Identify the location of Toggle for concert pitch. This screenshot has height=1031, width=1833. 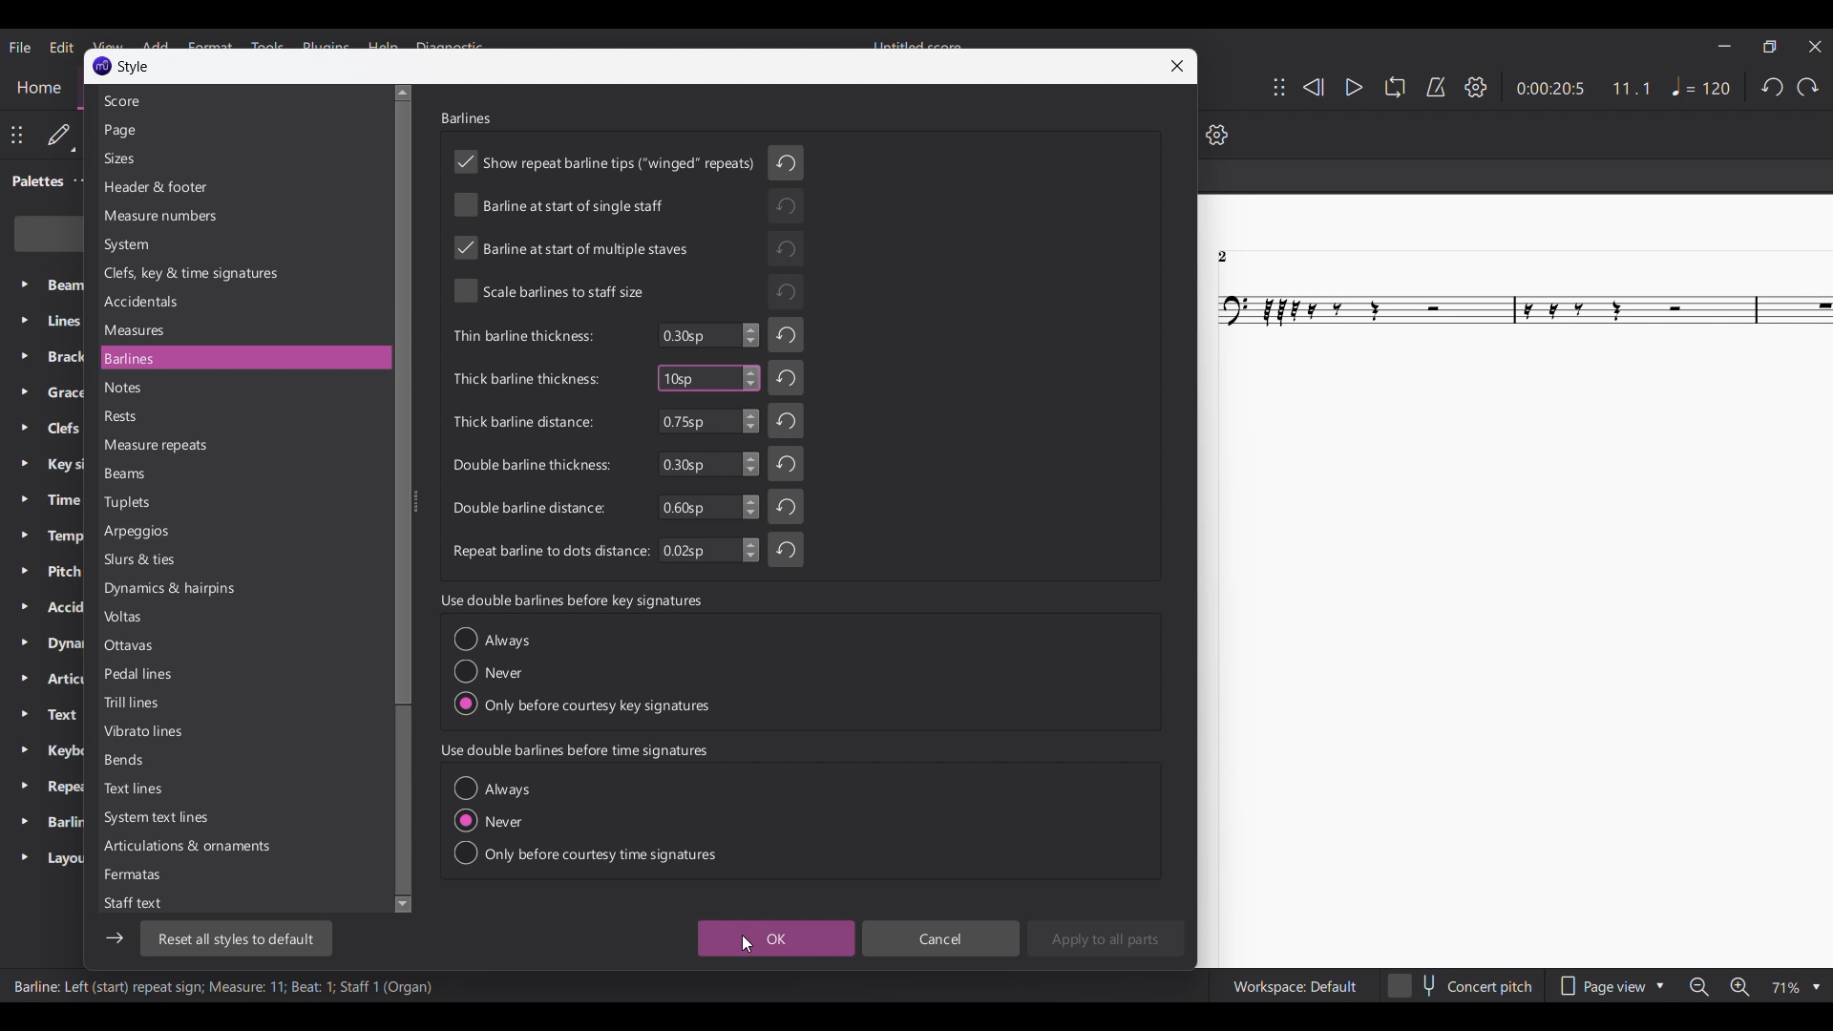
(1460, 986).